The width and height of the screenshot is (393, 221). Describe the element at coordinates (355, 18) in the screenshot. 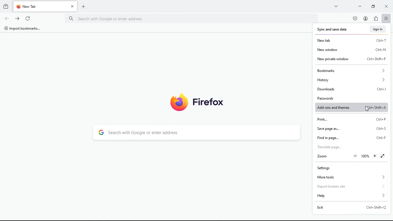

I see `pocket` at that location.